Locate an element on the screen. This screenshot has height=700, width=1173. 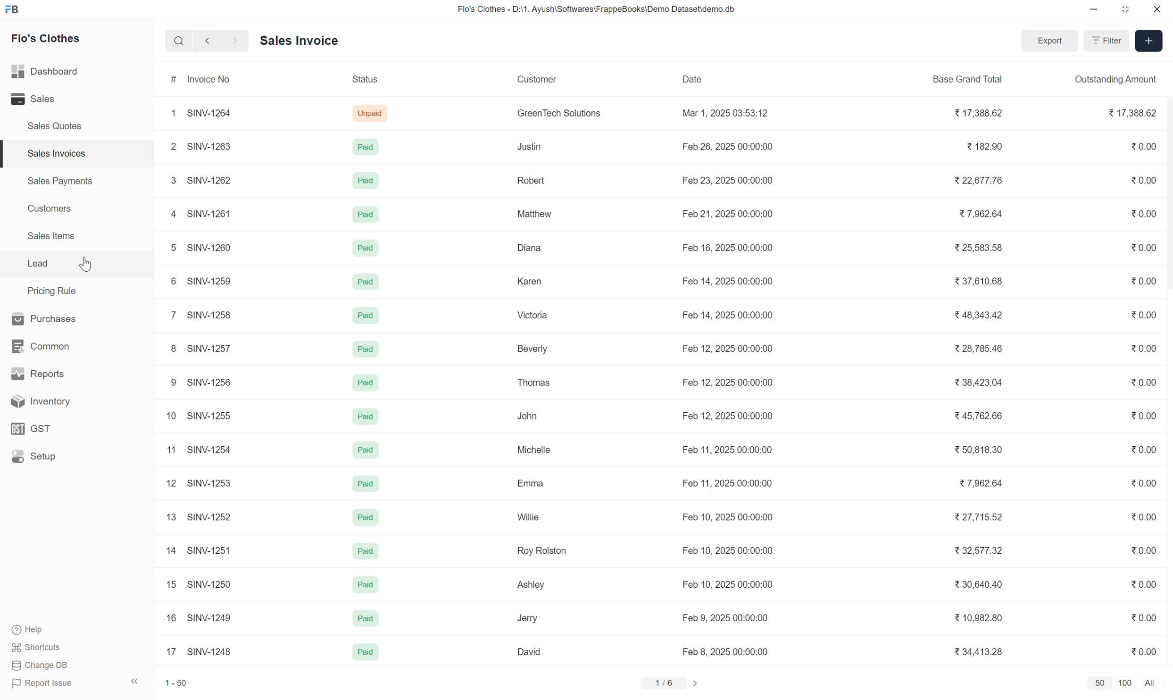
Feb 9, 2025 00:00:00 is located at coordinates (729, 619).